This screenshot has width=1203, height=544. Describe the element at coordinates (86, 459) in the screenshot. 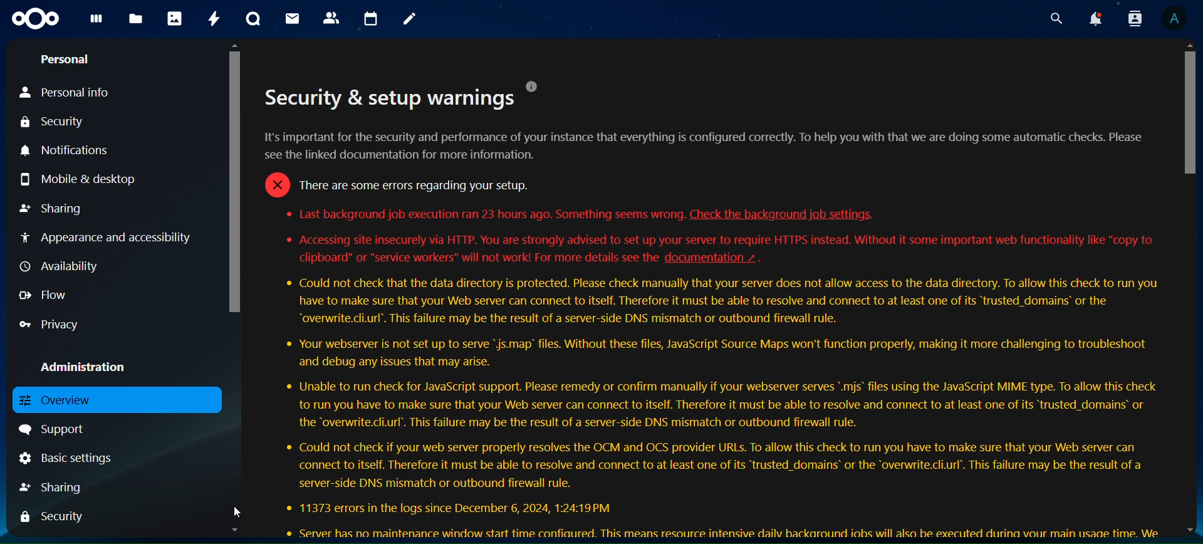

I see `basic settings` at that location.